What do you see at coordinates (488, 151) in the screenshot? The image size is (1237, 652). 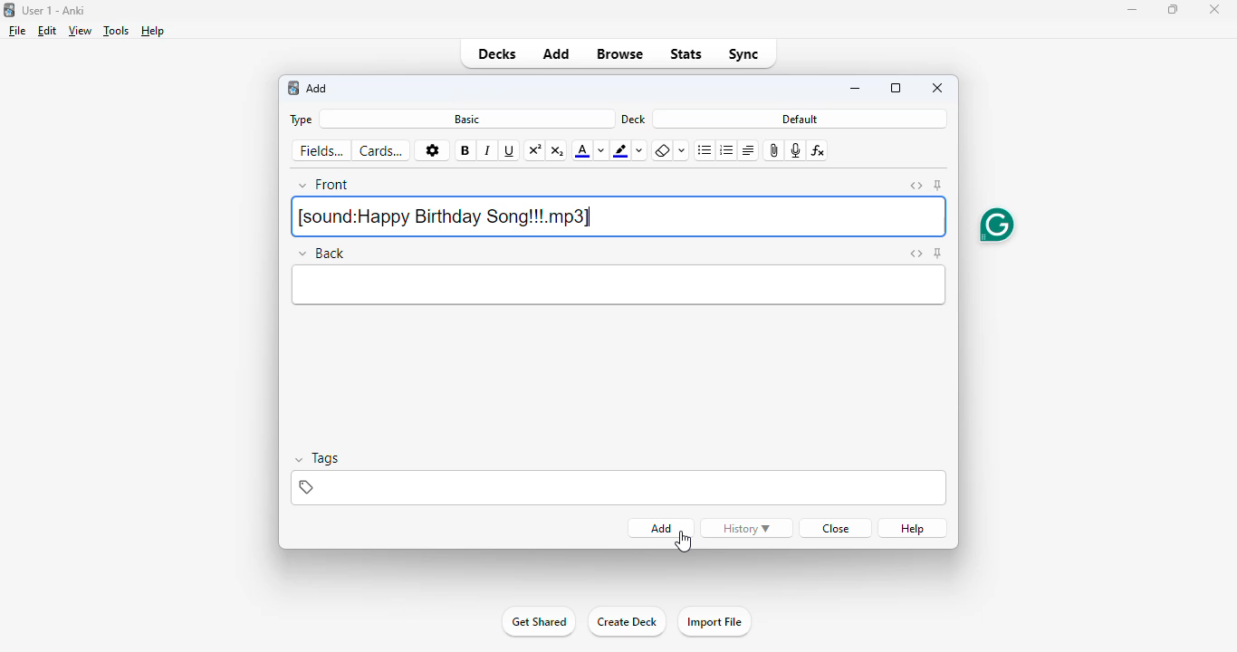 I see `italic` at bounding box center [488, 151].